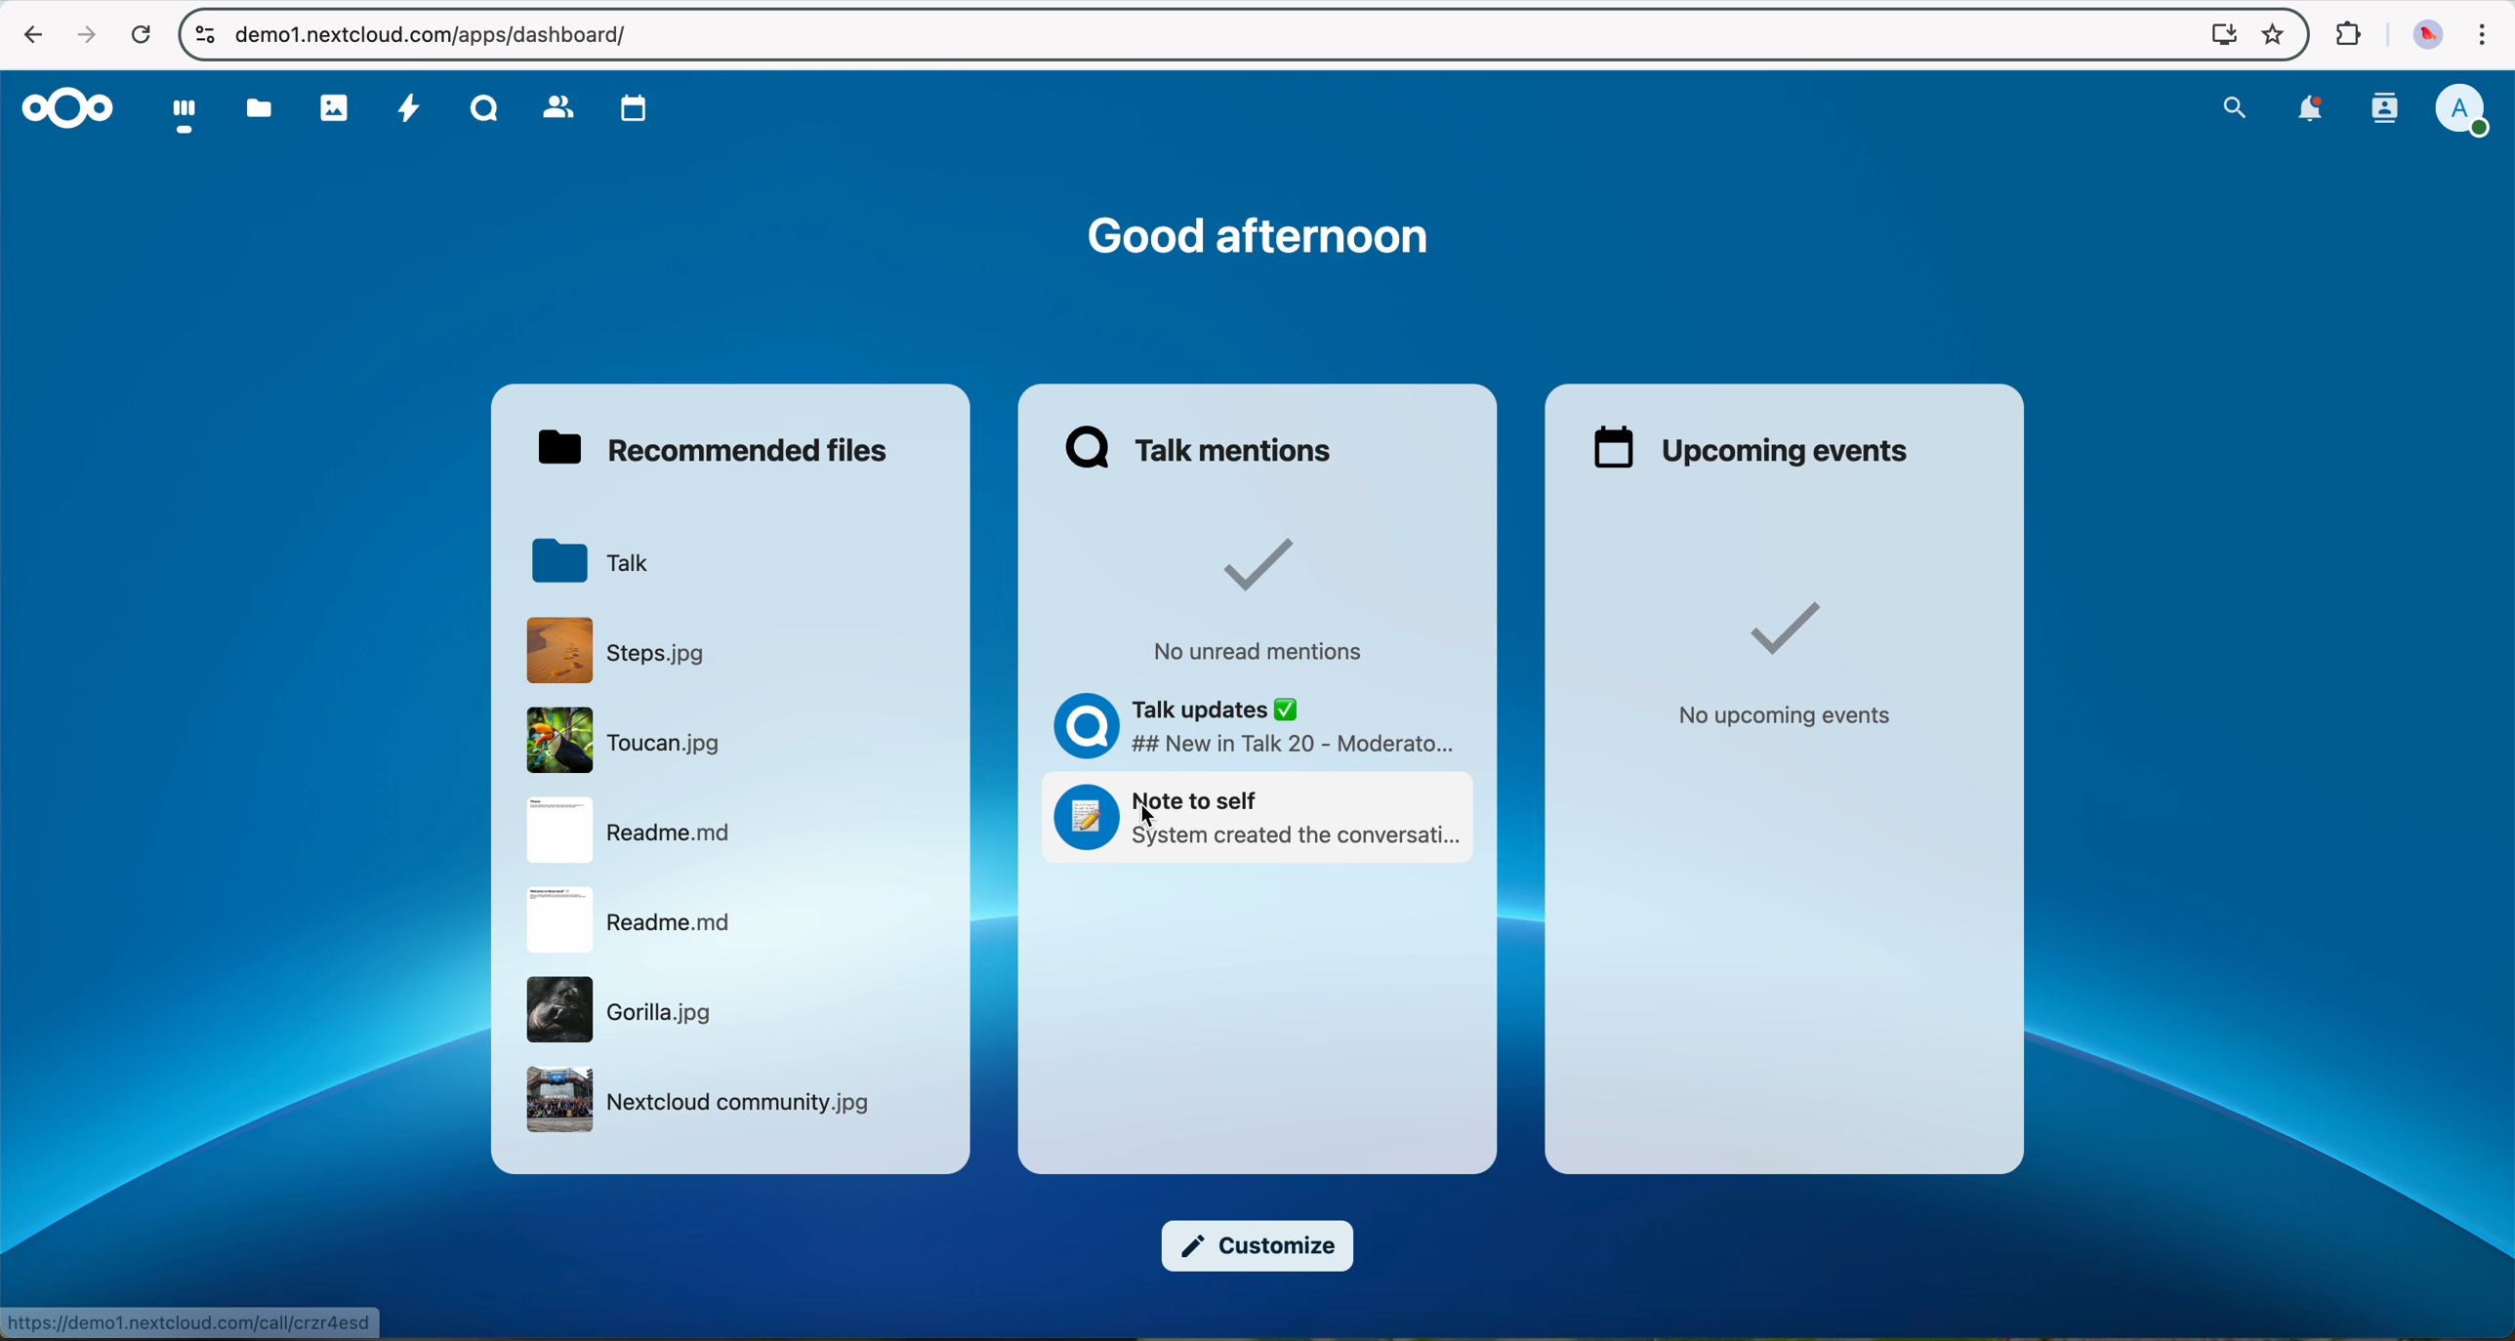 The height and width of the screenshot is (1341, 2515). I want to click on Talk, so click(482, 106).